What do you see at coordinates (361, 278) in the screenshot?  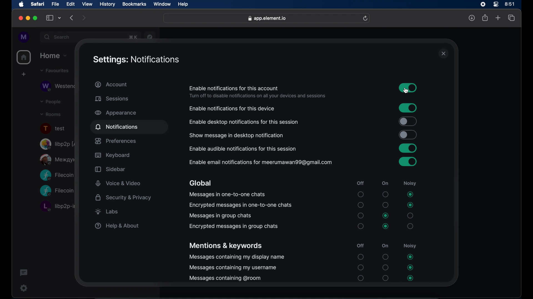 I see `radio button` at bounding box center [361, 278].